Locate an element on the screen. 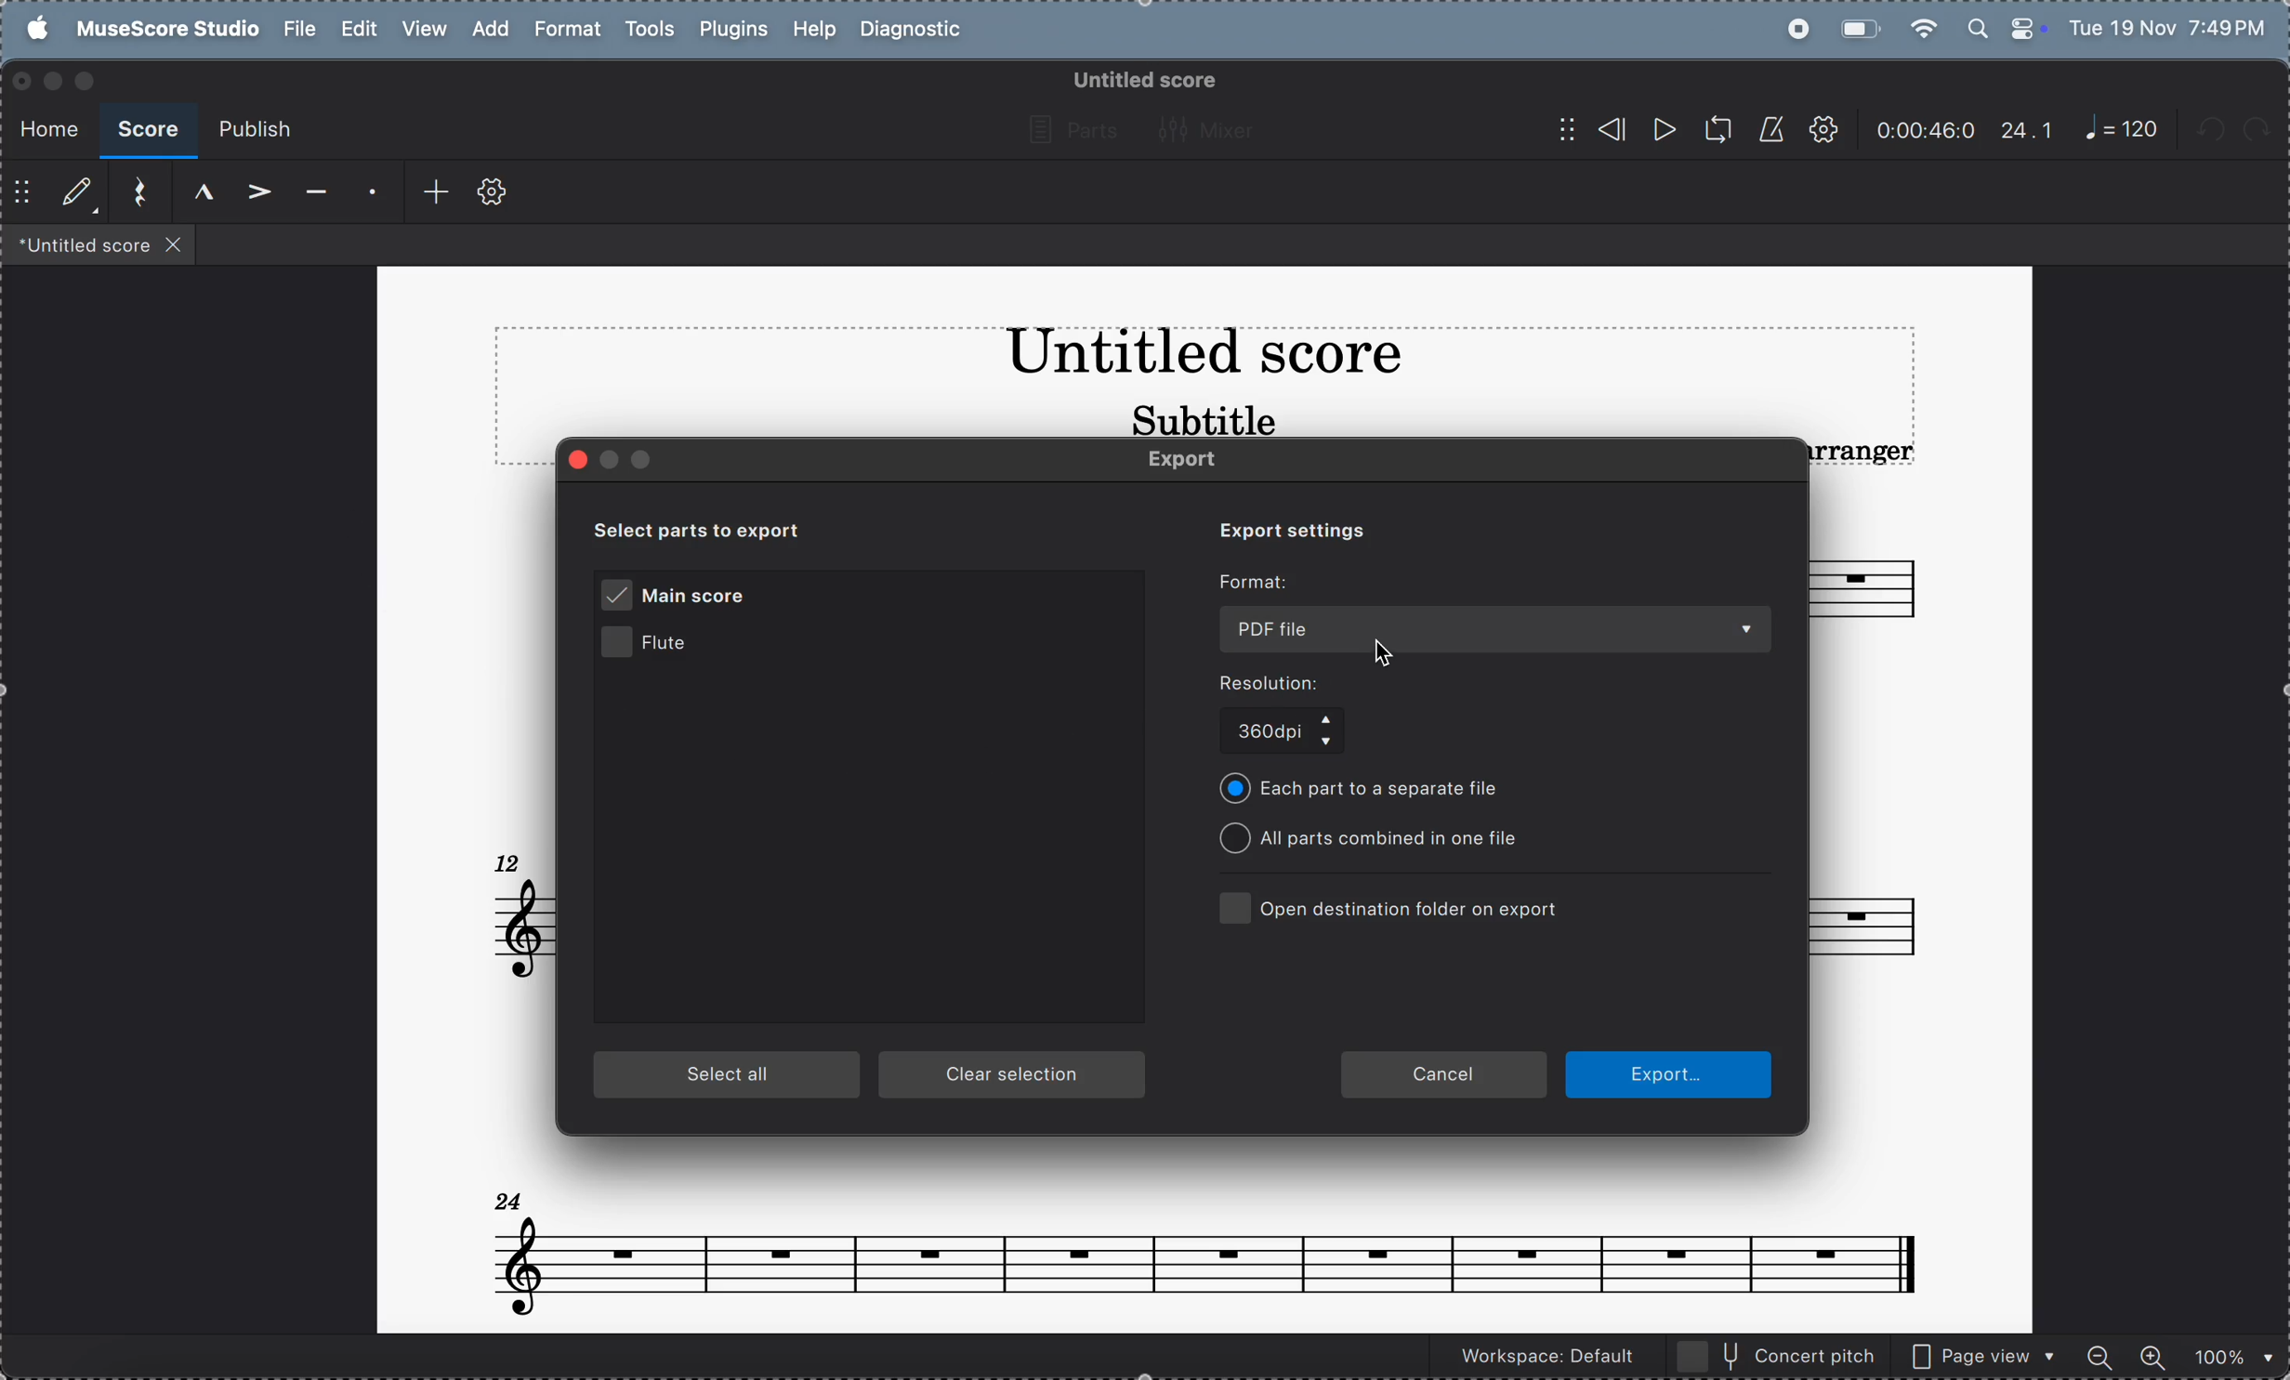  toolbar settings is located at coordinates (493, 193).